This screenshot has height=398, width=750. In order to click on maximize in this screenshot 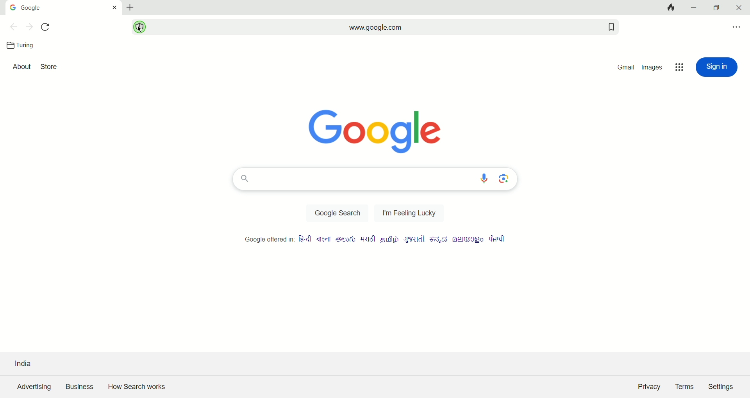, I will do `click(718, 8)`.